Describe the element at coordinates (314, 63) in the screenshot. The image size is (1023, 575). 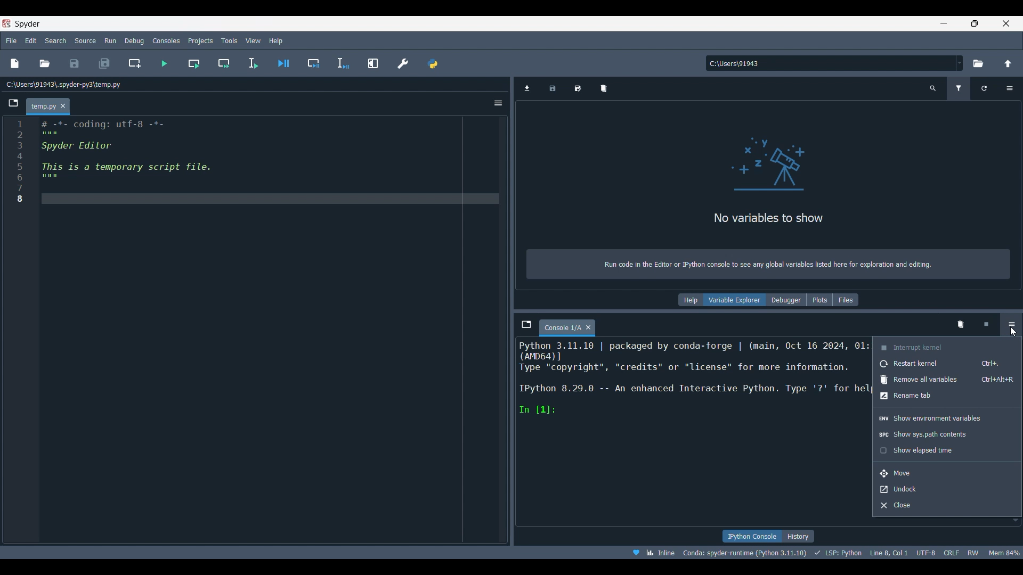
I see `Debug cell` at that location.